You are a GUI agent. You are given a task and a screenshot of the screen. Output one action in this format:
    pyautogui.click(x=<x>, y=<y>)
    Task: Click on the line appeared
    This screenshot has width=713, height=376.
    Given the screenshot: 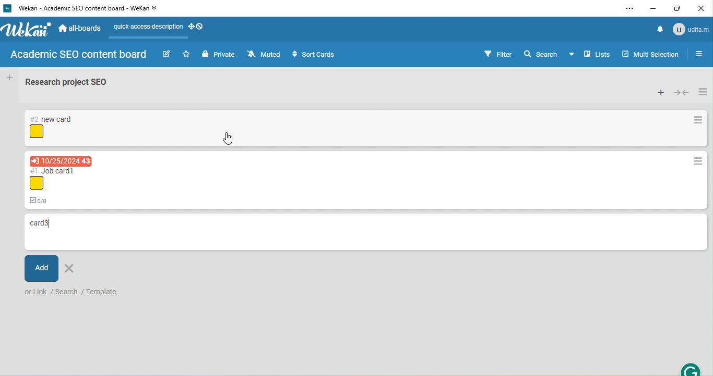 What is the action you would take?
    pyautogui.click(x=154, y=38)
    